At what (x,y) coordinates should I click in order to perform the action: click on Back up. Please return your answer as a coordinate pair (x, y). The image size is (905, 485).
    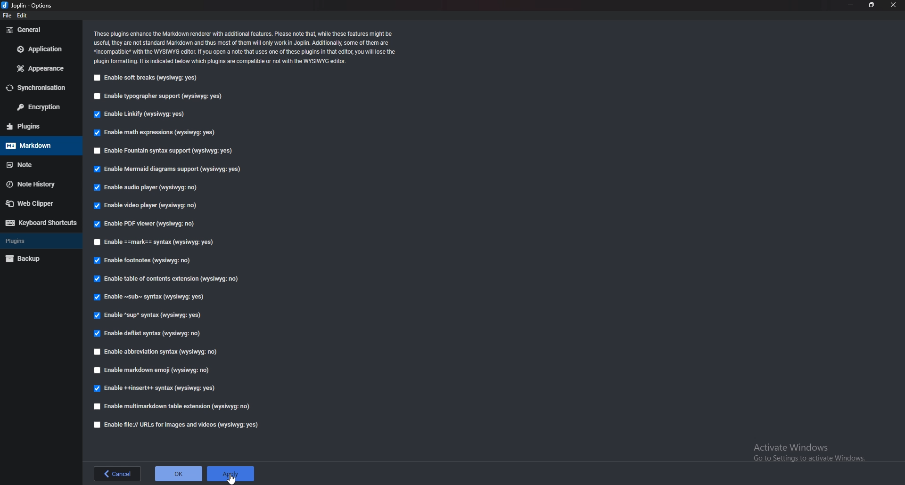
    Looking at the image, I should click on (39, 259).